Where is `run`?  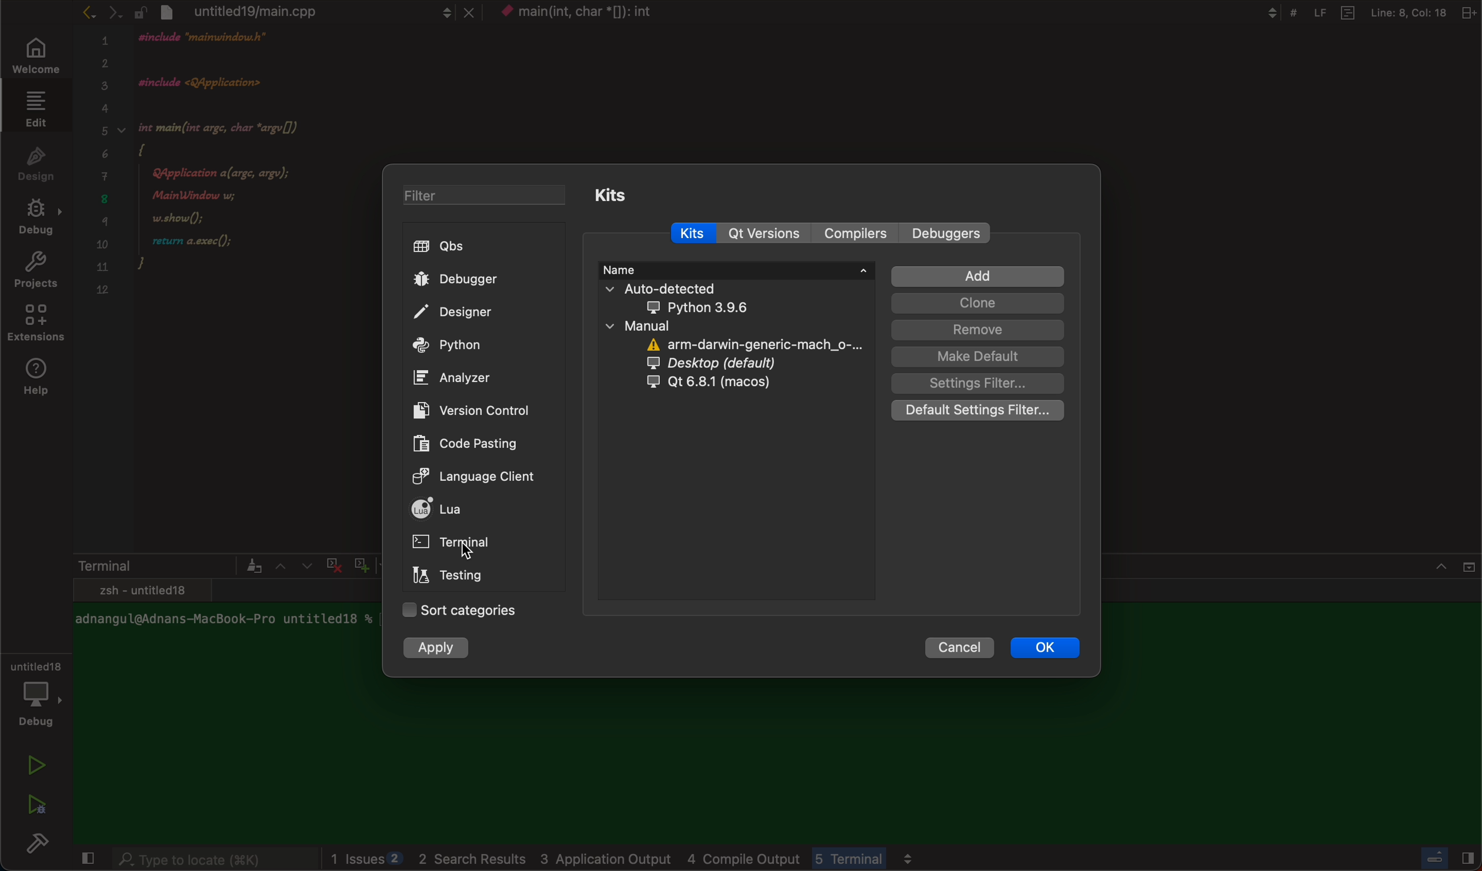 run is located at coordinates (38, 765).